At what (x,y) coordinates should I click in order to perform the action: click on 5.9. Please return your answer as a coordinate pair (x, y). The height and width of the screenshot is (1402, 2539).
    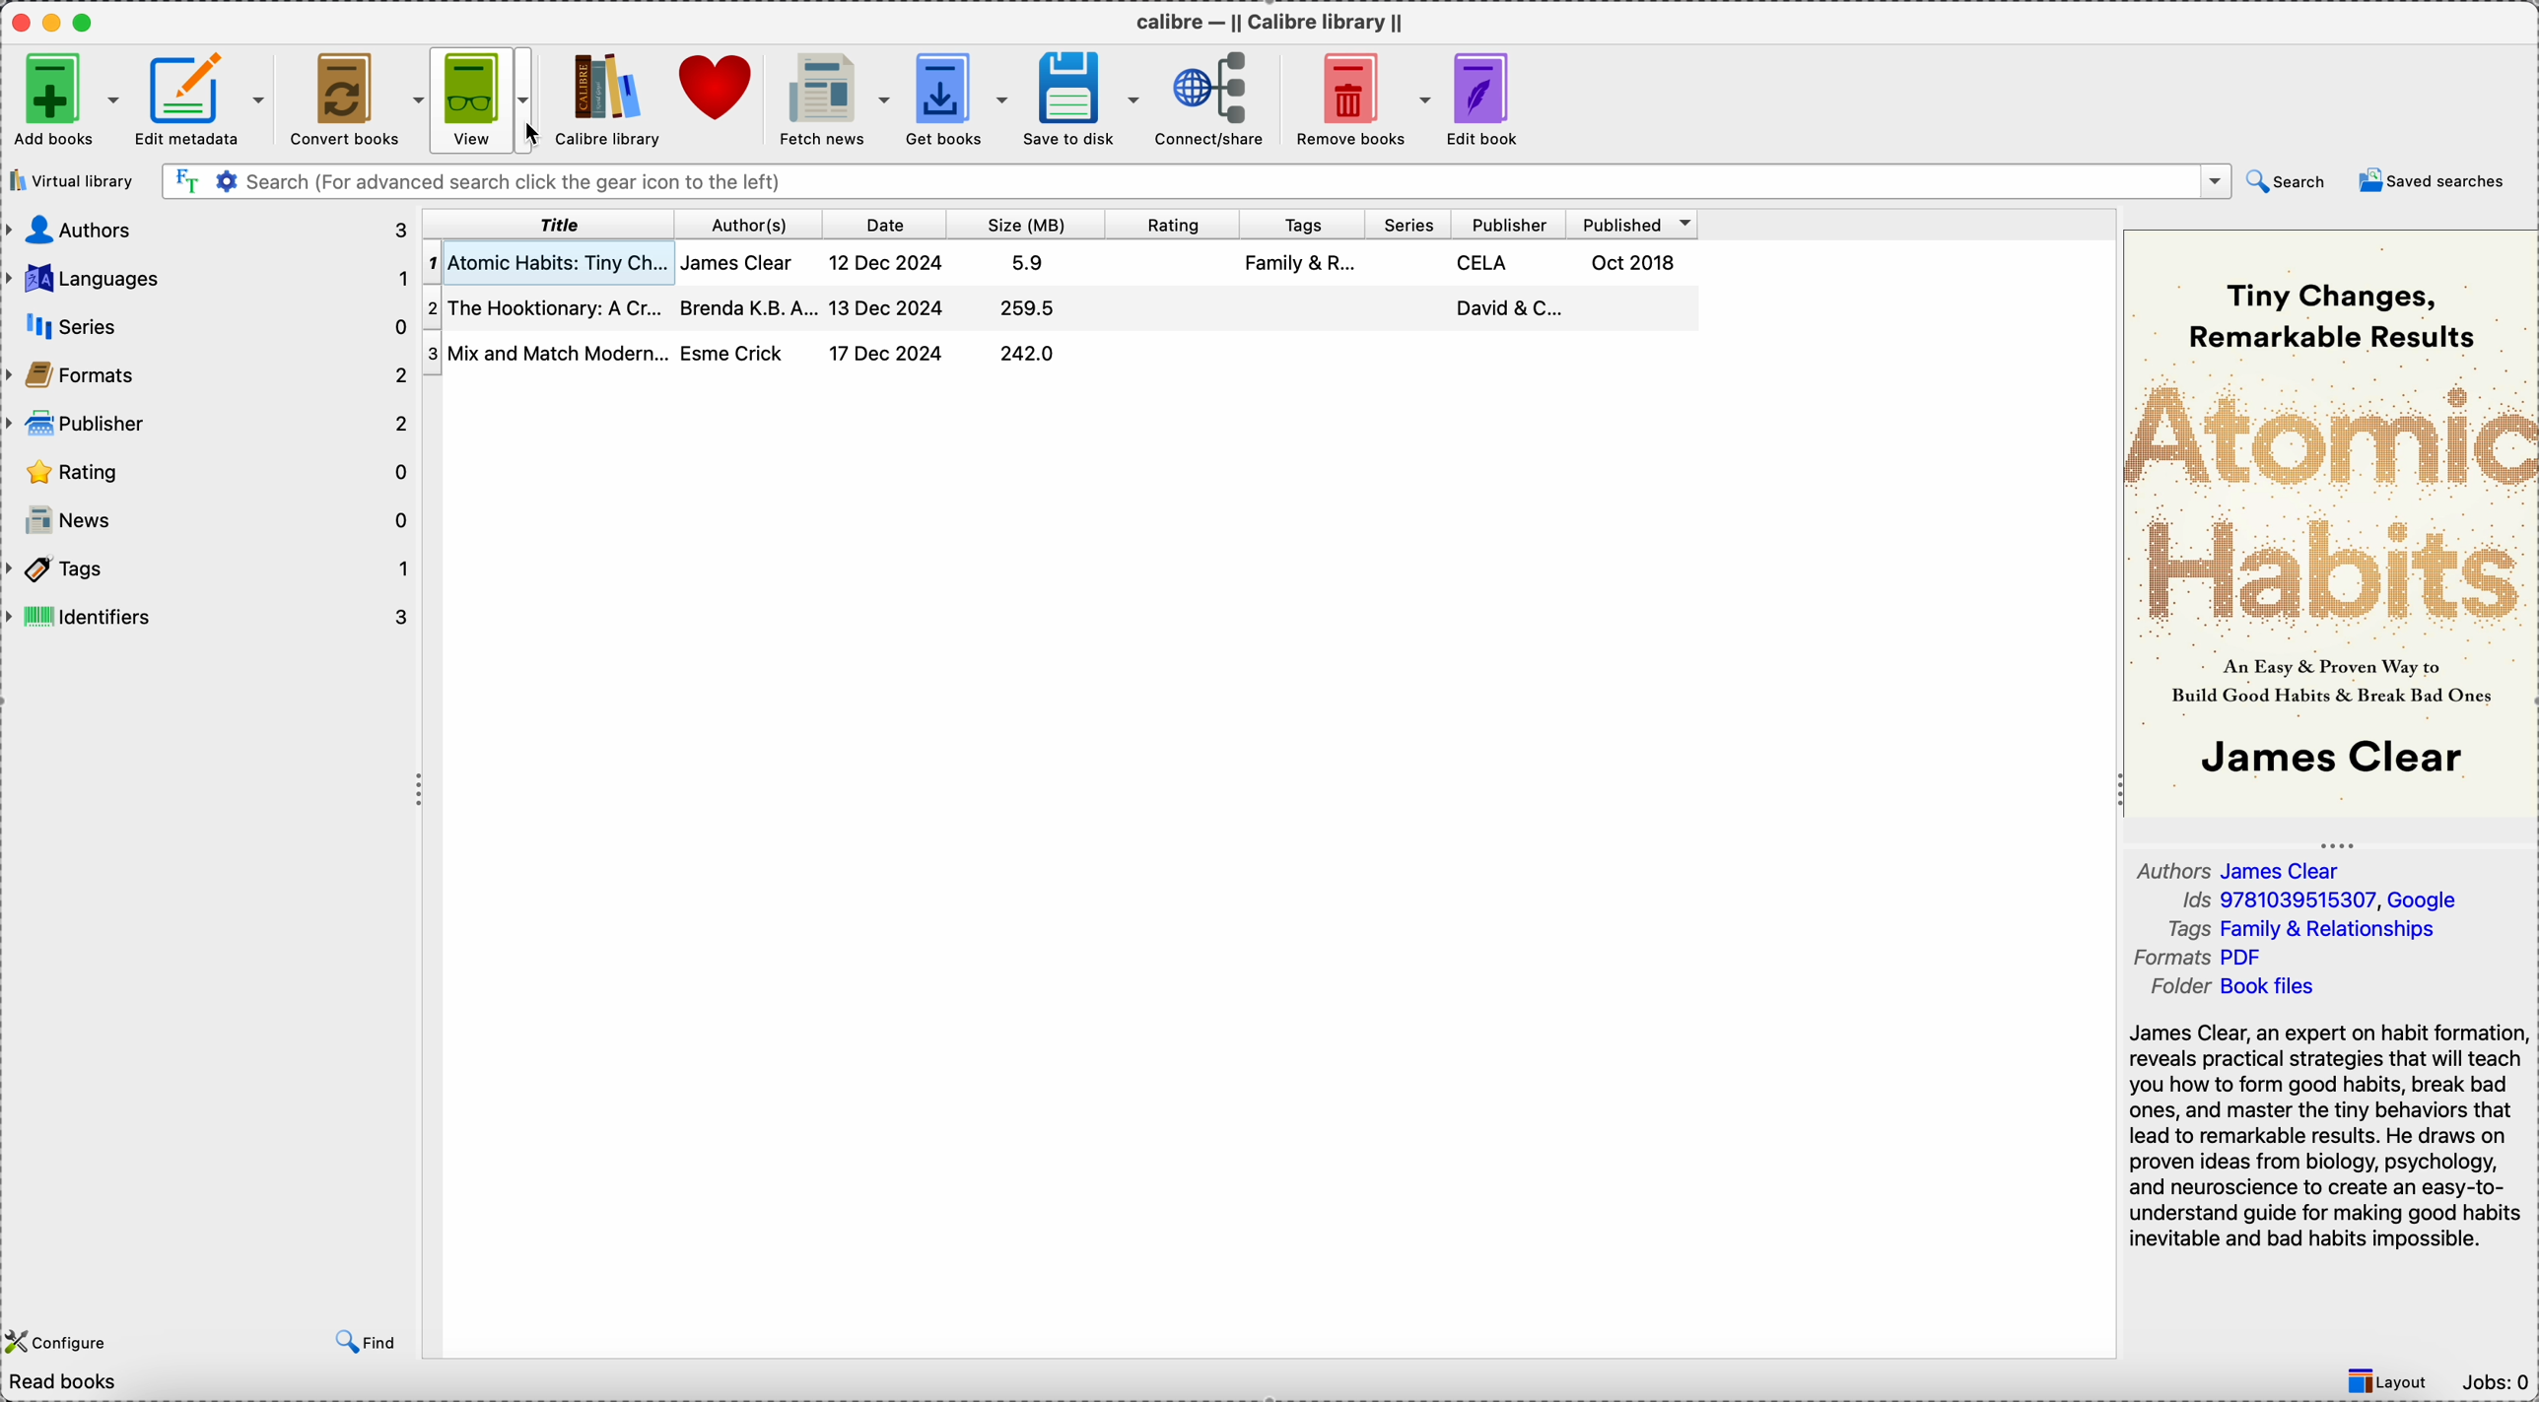
    Looking at the image, I should click on (1031, 262).